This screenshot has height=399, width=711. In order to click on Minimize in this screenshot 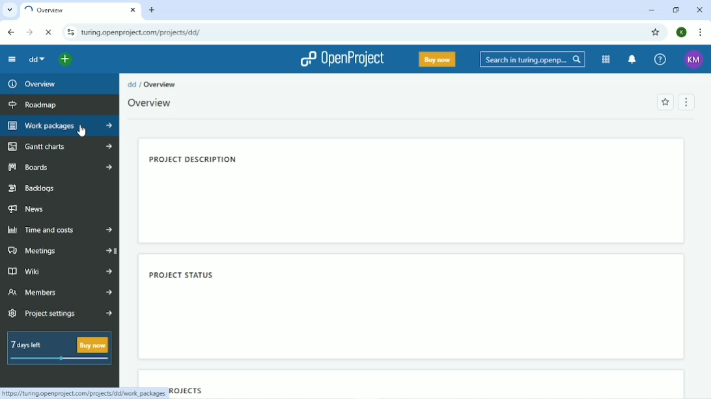, I will do `click(651, 9)`.